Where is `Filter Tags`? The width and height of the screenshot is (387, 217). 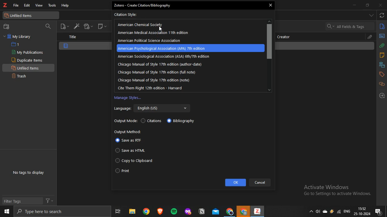 Filter Tags is located at coordinates (22, 201).